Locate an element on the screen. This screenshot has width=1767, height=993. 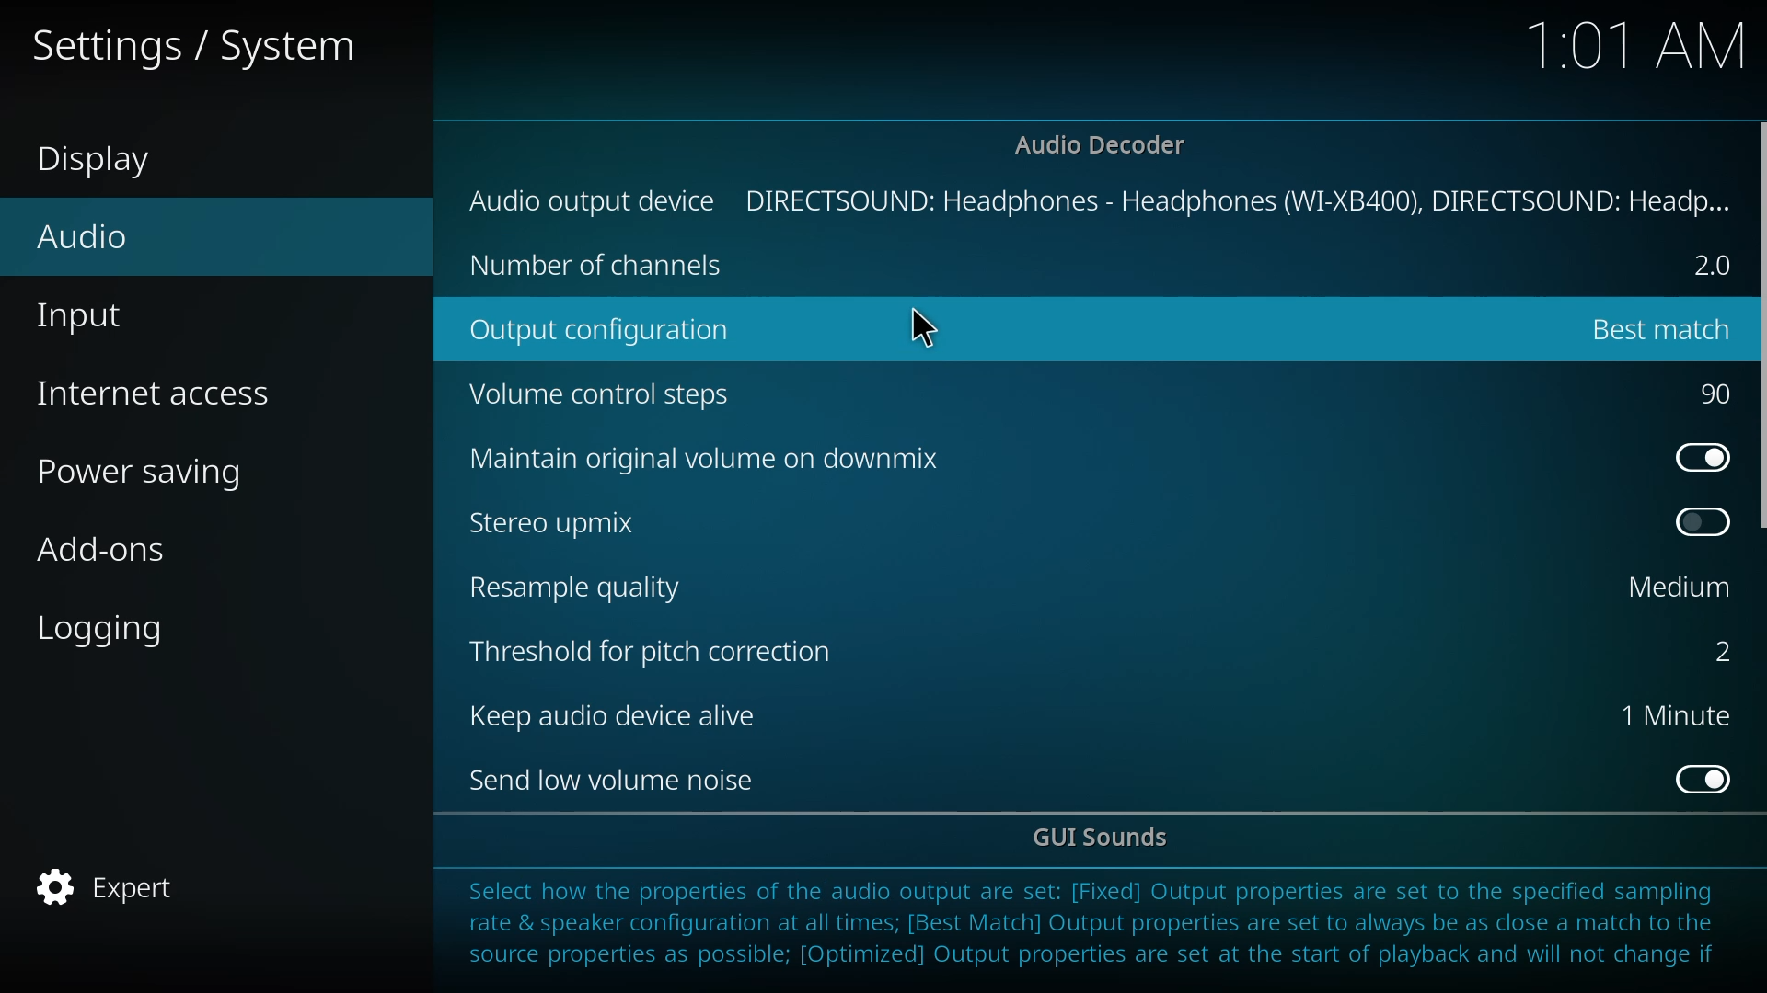
changed is located at coordinates (1654, 327).